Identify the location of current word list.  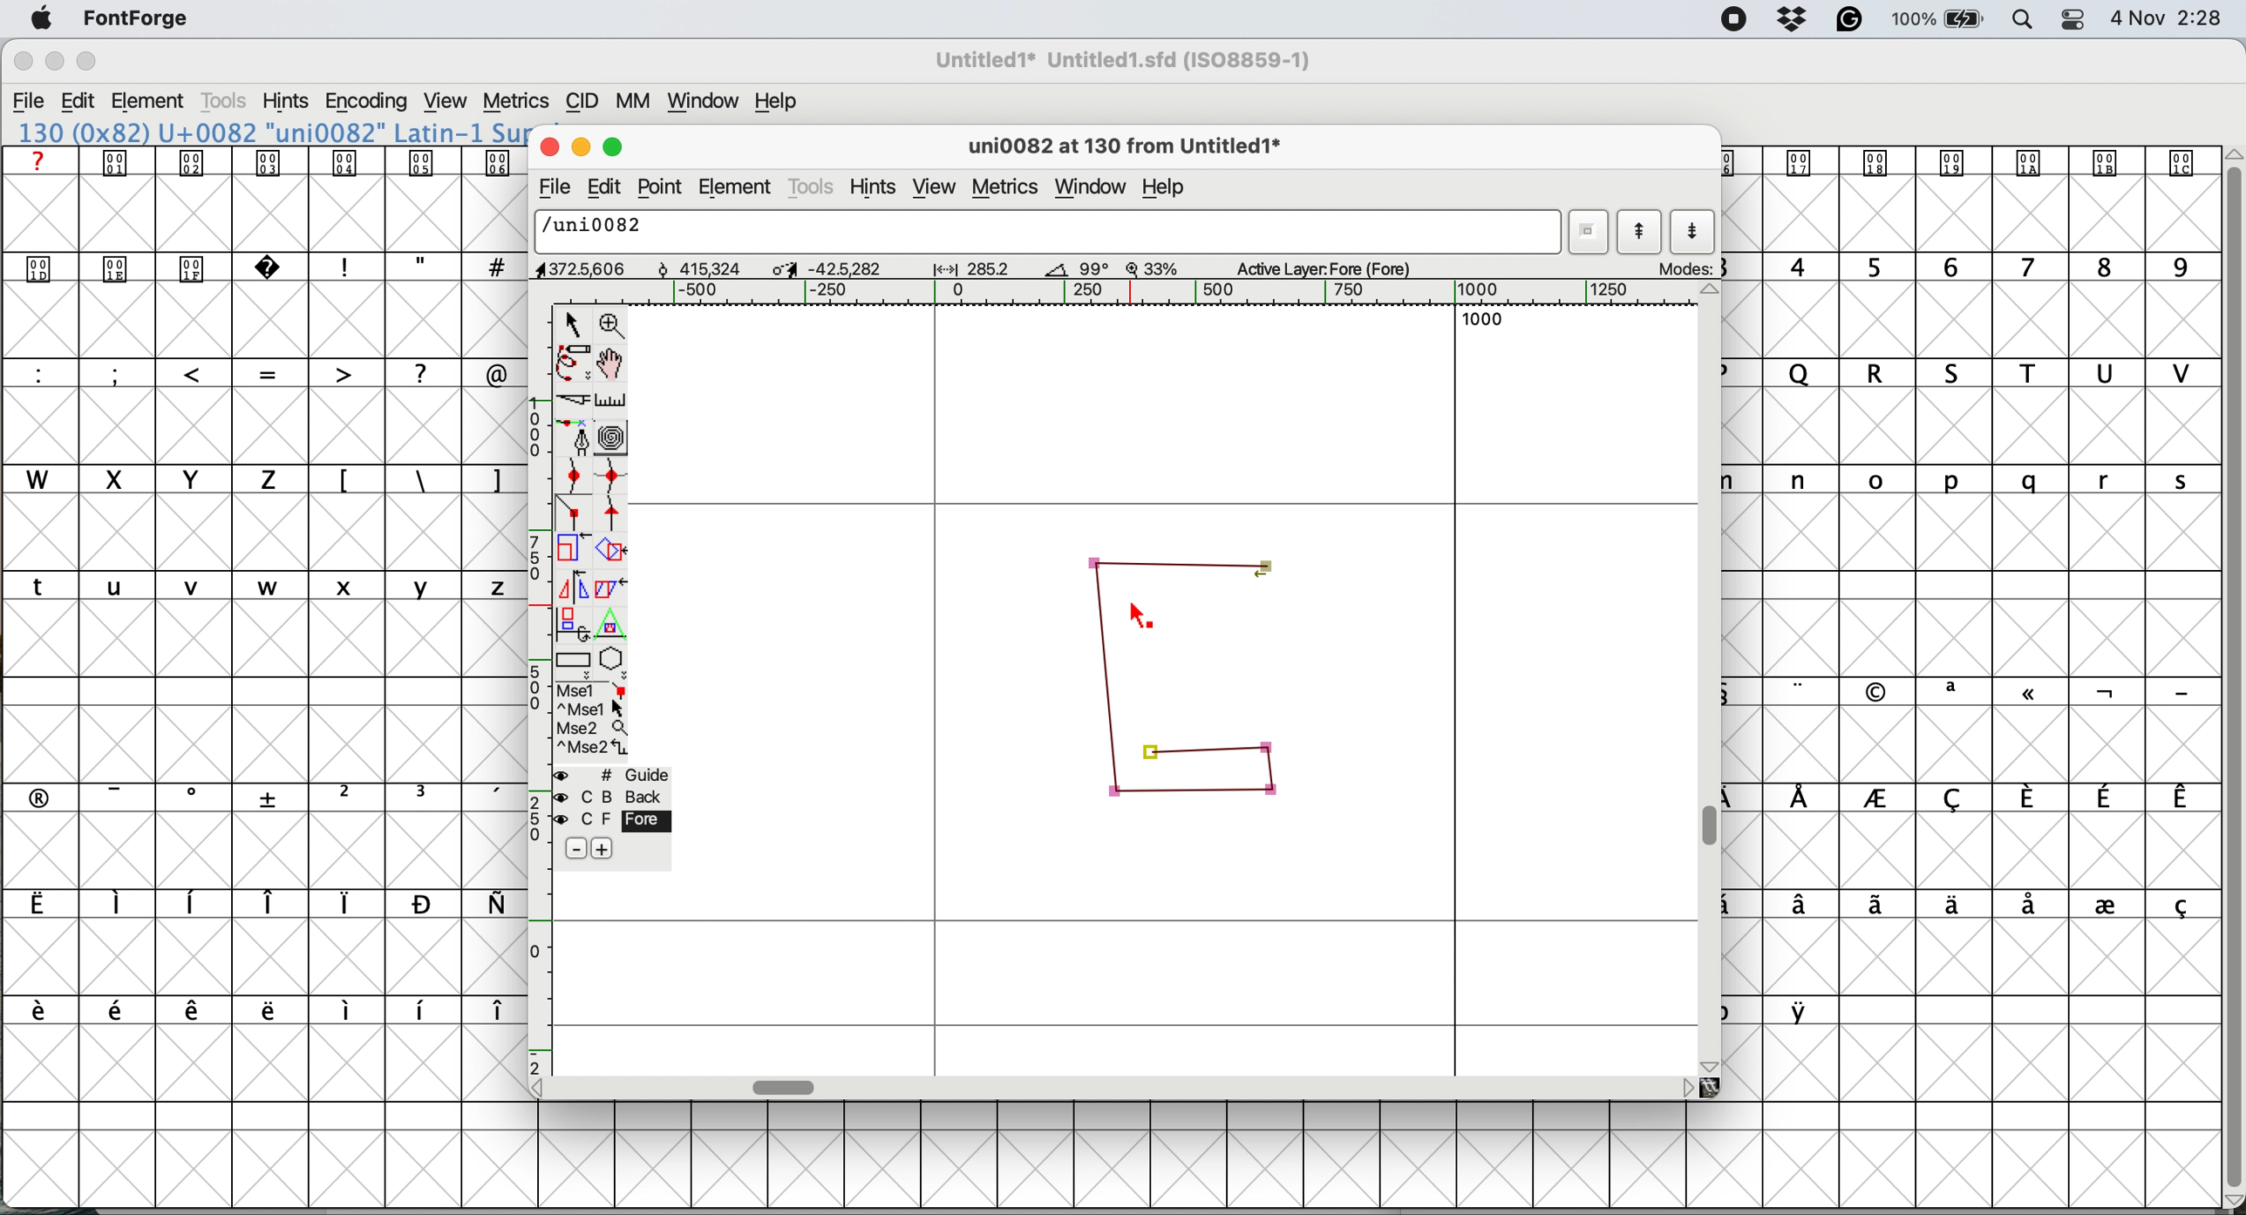
(1586, 232).